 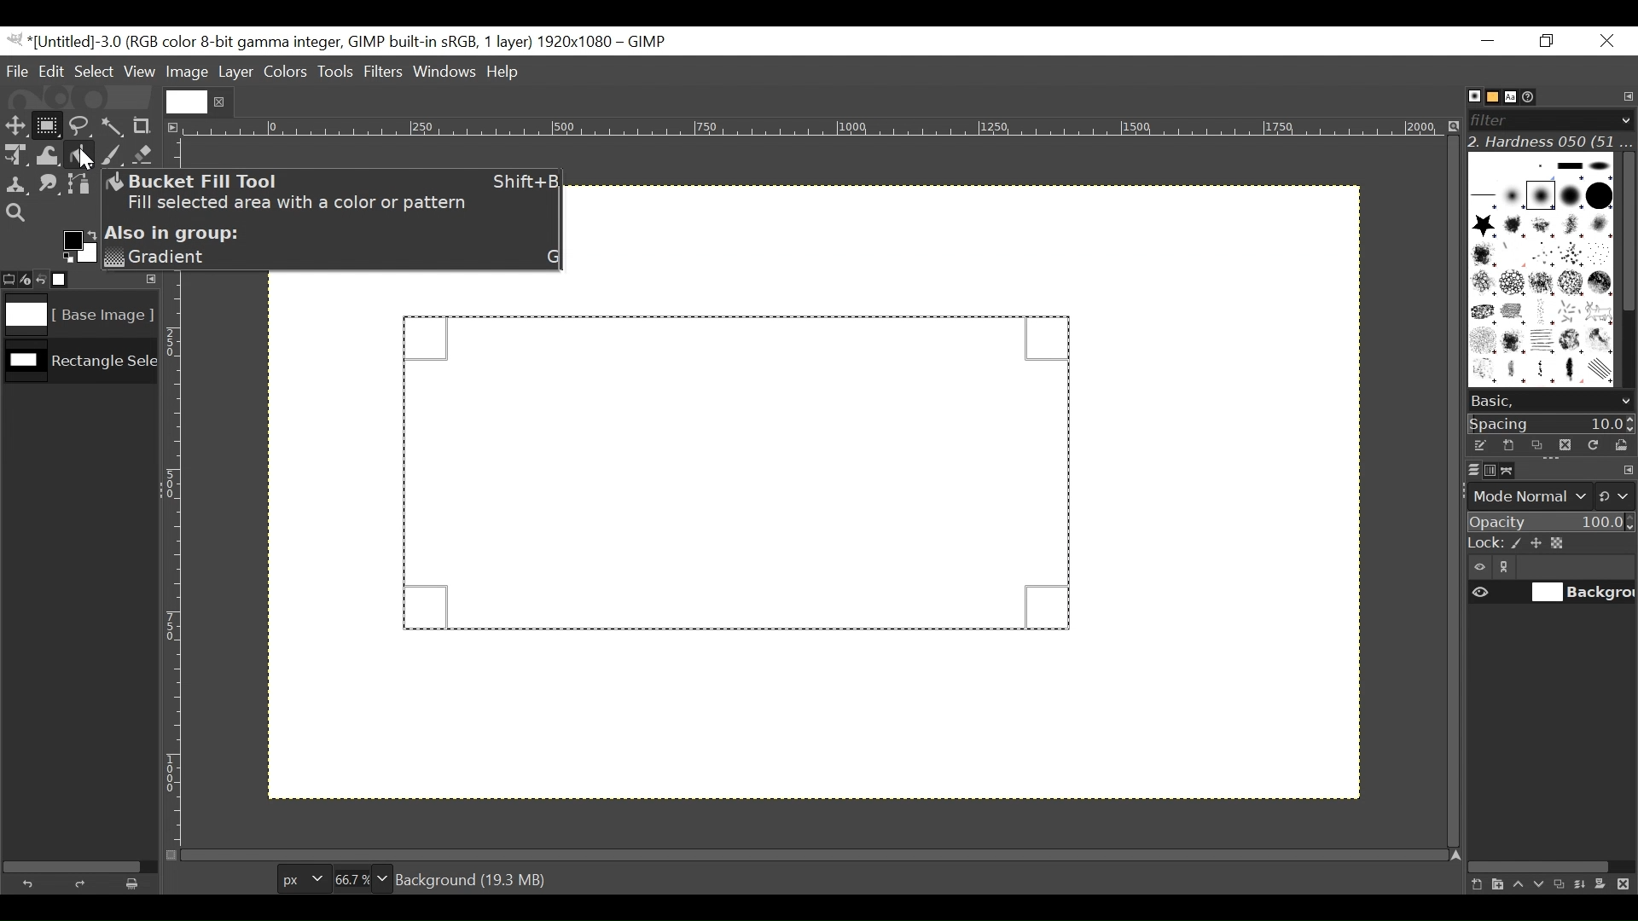 What do you see at coordinates (1564, 444) in the screenshot?
I see `Duplicate brush` at bounding box center [1564, 444].